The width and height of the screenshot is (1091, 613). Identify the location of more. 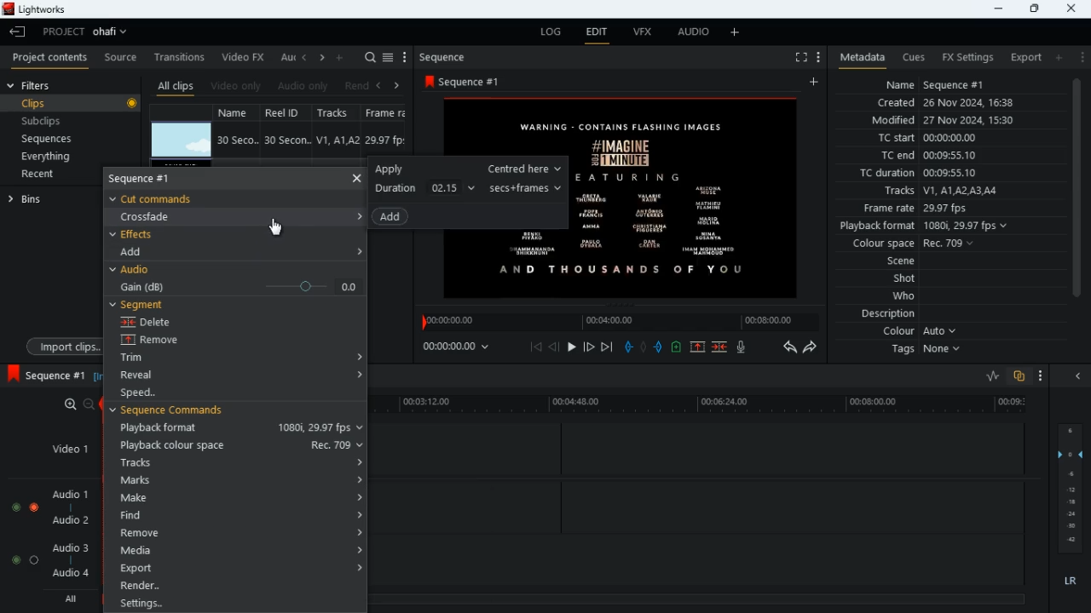
(817, 56).